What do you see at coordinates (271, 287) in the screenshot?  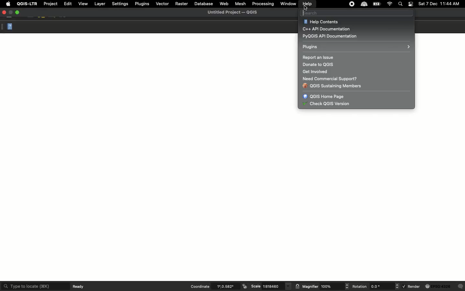 I see `Scale` at bounding box center [271, 287].